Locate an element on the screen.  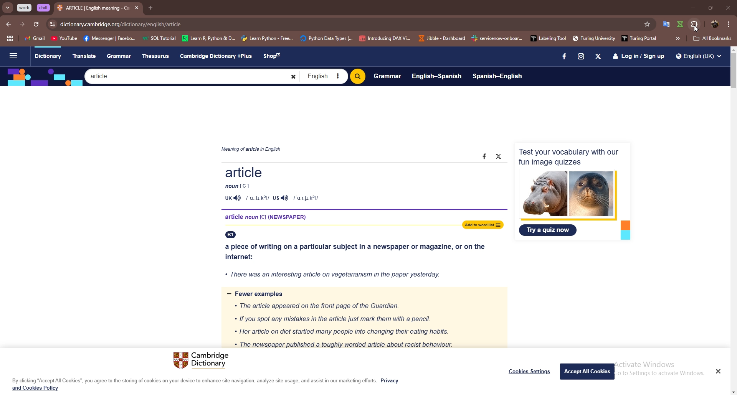
Search bar is located at coordinates (192, 76).